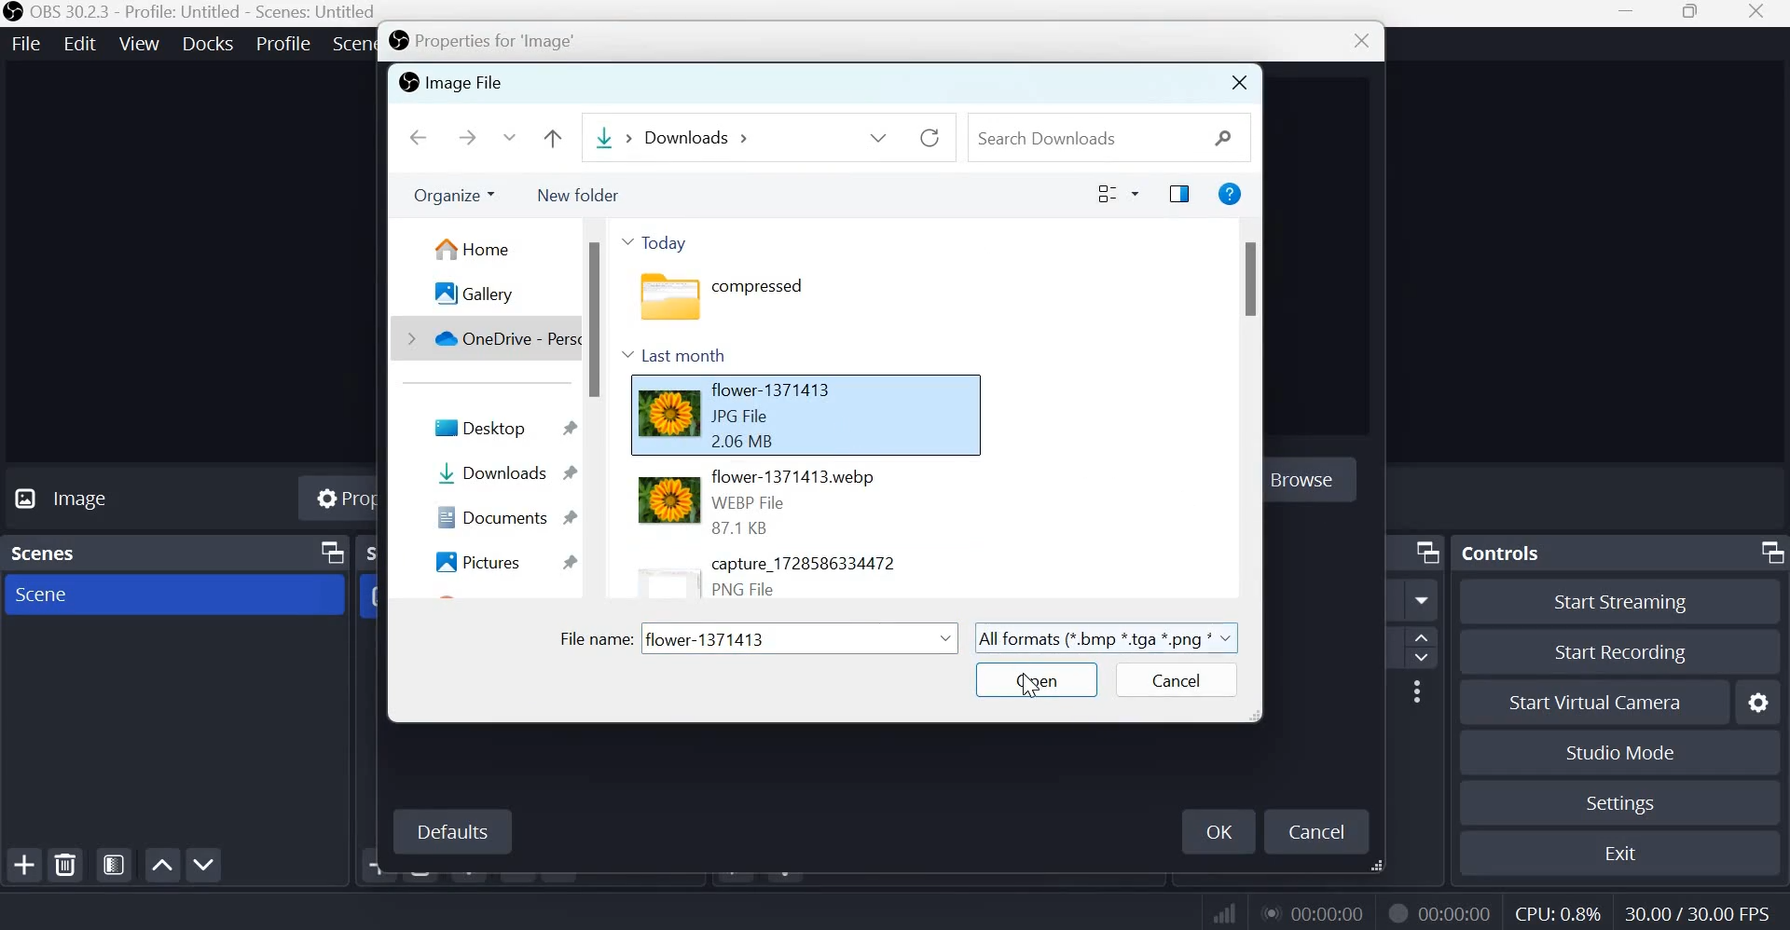 This screenshot has height=930, width=1790. Describe the element at coordinates (189, 12) in the screenshot. I see `OBS 30.2.3 - Profile: Untitled - Scenes: Untitled` at that location.